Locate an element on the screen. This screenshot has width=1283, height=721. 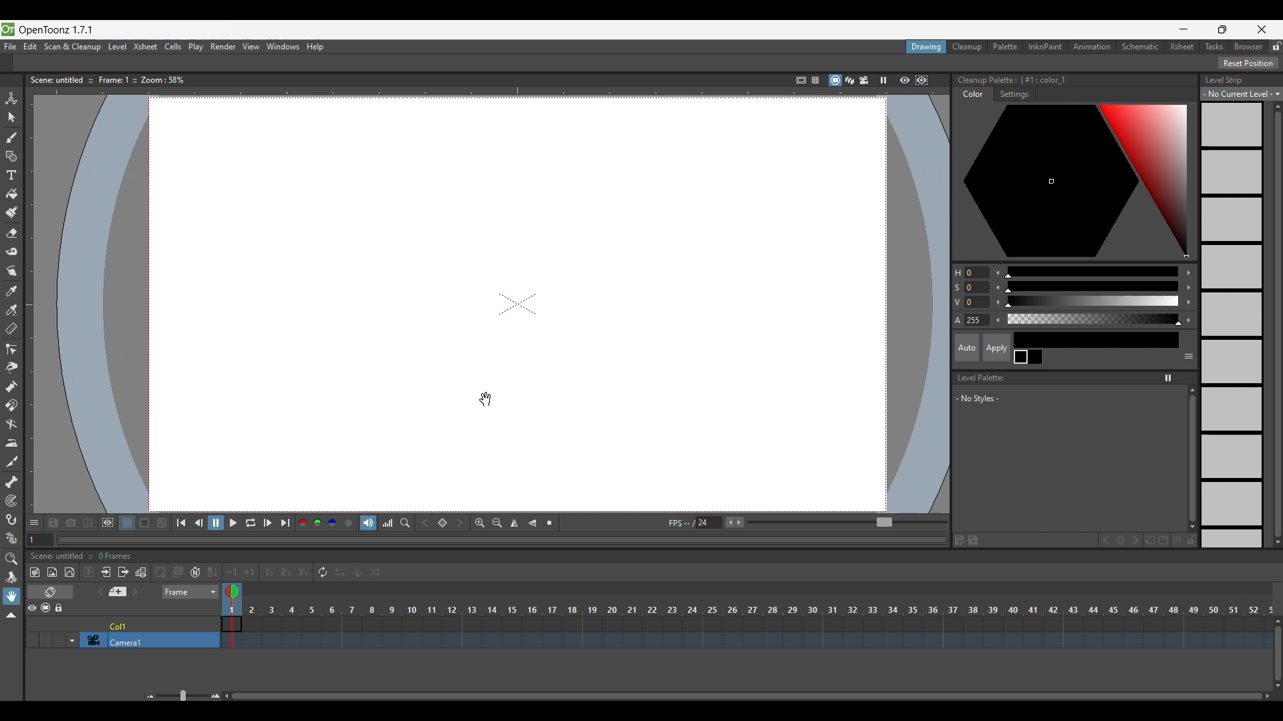
Add new memo is located at coordinates (118, 591).